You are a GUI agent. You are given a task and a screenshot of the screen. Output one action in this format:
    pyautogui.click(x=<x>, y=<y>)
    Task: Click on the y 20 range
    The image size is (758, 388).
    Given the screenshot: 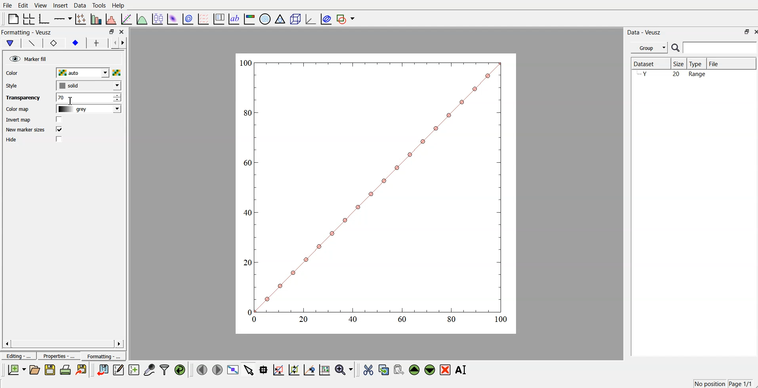 What is the action you would take?
    pyautogui.click(x=674, y=75)
    